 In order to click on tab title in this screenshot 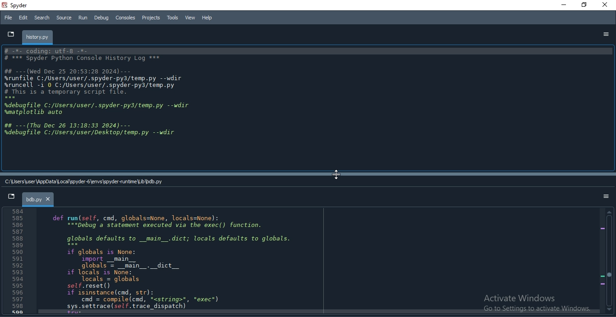, I will do `click(38, 37)`.